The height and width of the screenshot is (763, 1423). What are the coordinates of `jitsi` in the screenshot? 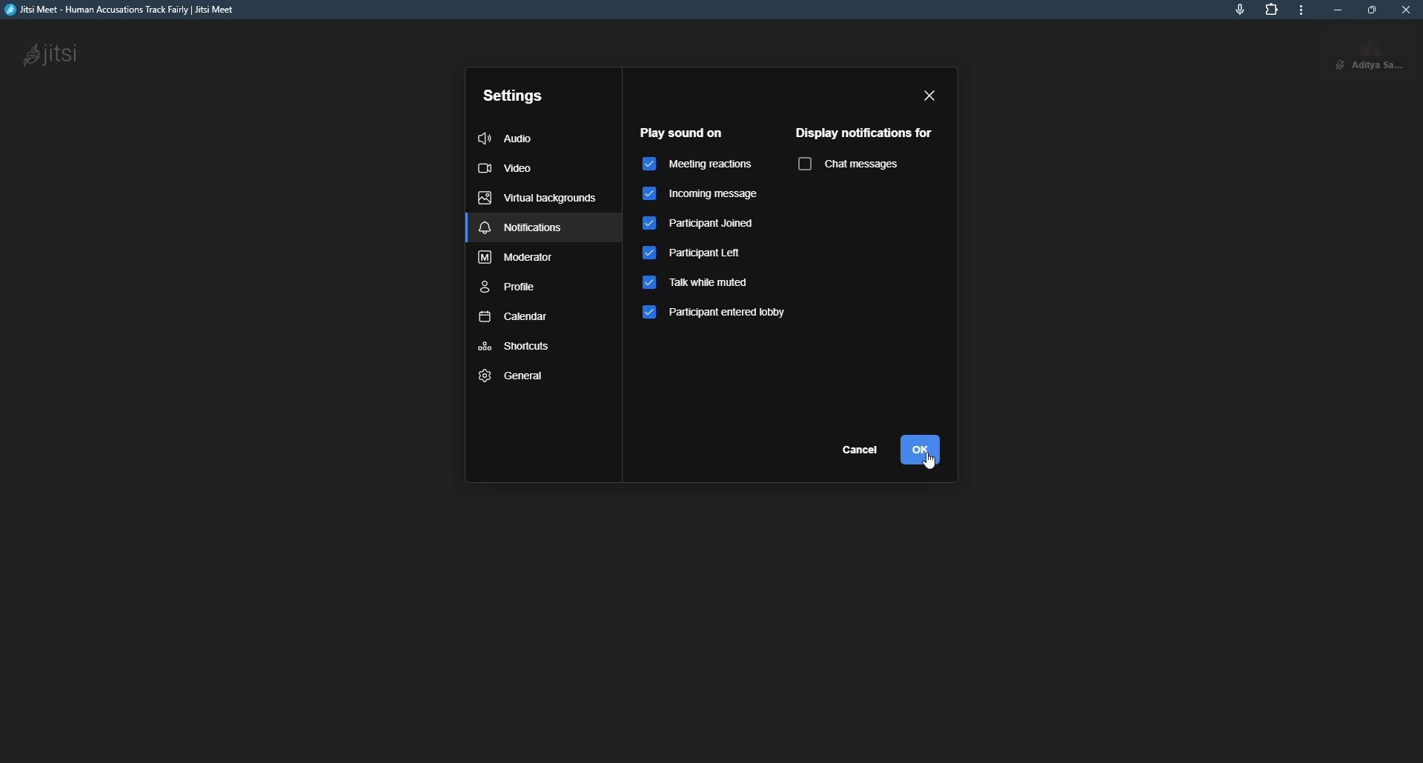 It's located at (127, 10).